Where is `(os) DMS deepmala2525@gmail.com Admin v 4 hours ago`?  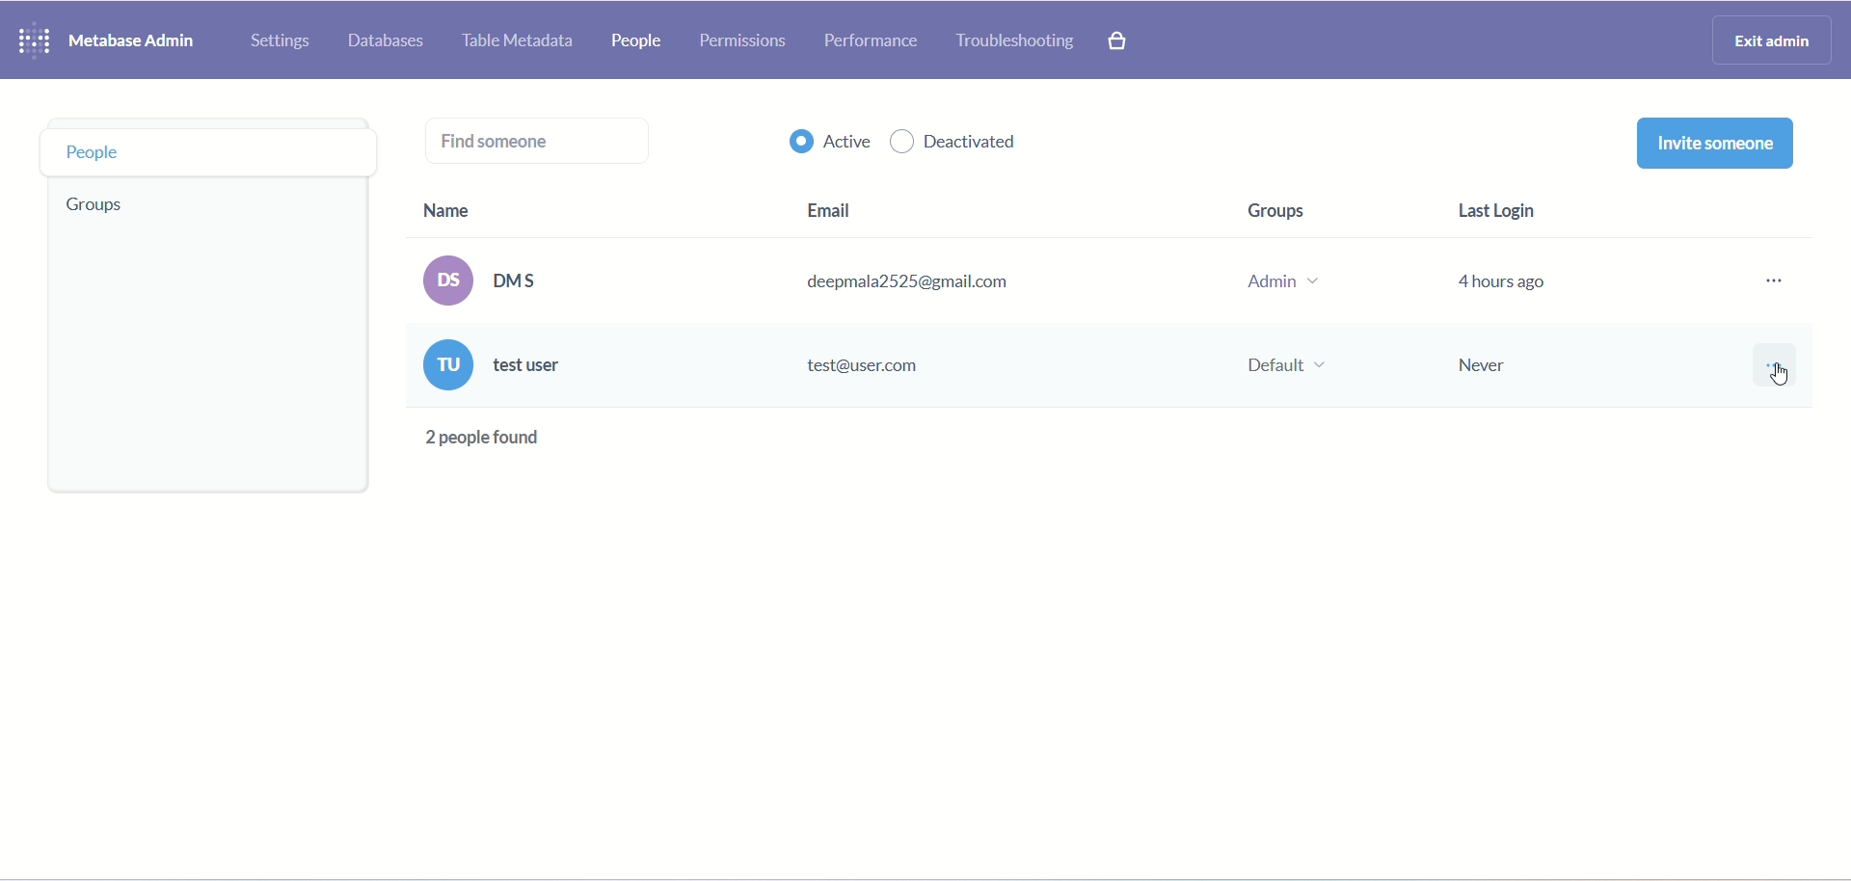 (os) DMS deepmala2525@gmail.com Admin v 4 hours ago is located at coordinates (985, 280).